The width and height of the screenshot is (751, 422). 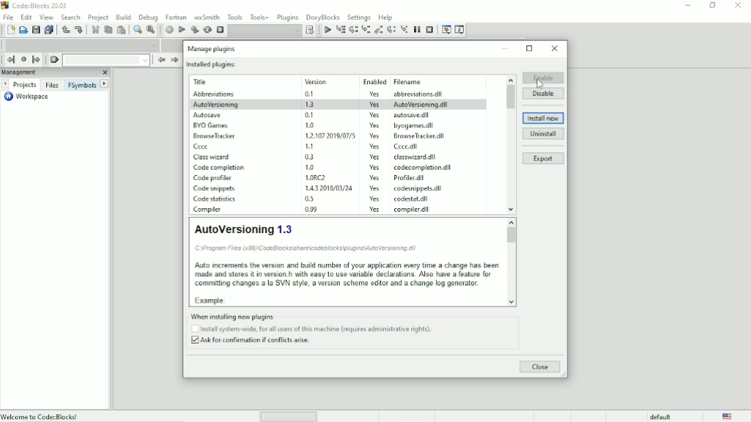 I want to click on Disable, so click(x=544, y=93).